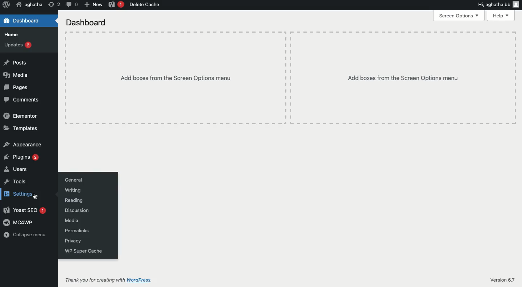 The image size is (522, 287). Describe the element at coordinates (16, 75) in the screenshot. I see `Media` at that location.